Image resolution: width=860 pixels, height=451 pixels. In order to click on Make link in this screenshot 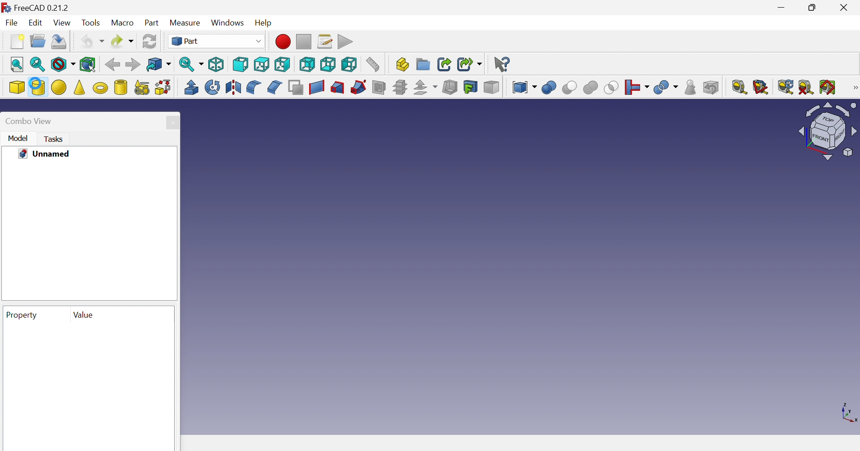, I will do `click(445, 64)`.